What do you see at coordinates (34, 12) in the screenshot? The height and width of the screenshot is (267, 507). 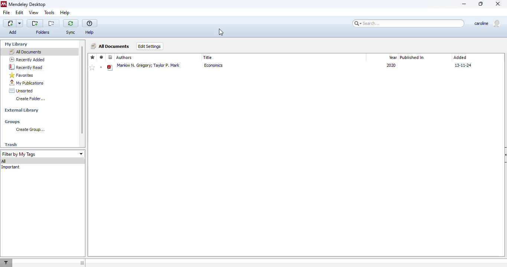 I see `view` at bounding box center [34, 12].